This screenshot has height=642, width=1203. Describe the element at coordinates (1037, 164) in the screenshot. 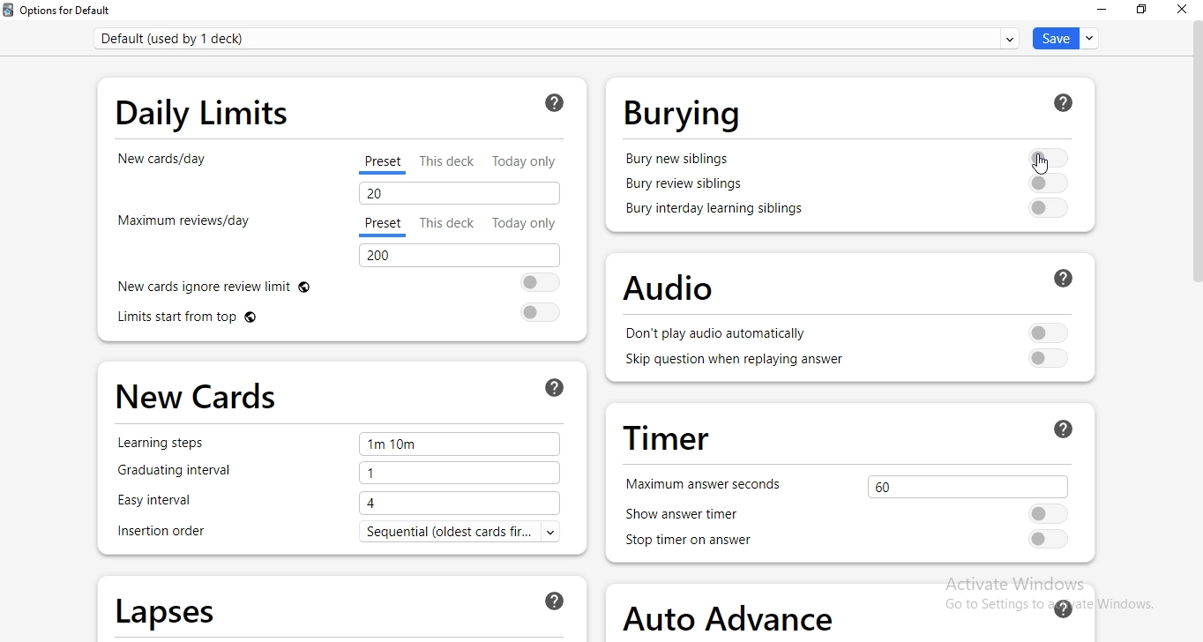

I see `cursor` at that location.